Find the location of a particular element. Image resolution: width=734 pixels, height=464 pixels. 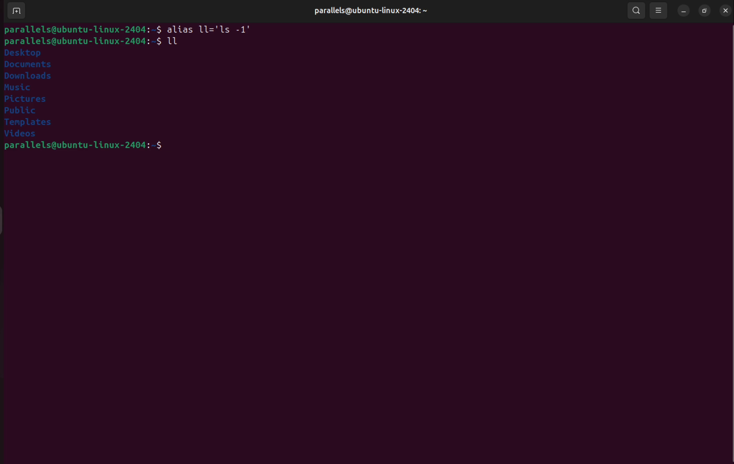

alias 11="ls -1" is located at coordinates (214, 28).